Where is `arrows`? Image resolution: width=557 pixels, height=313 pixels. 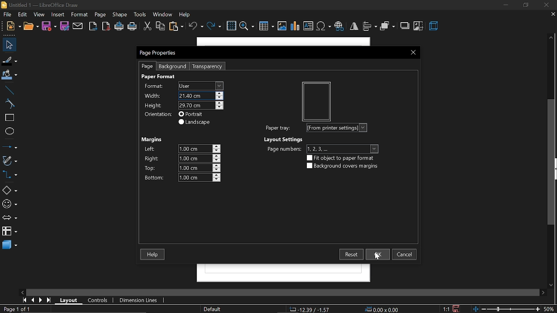
arrows is located at coordinates (10, 218).